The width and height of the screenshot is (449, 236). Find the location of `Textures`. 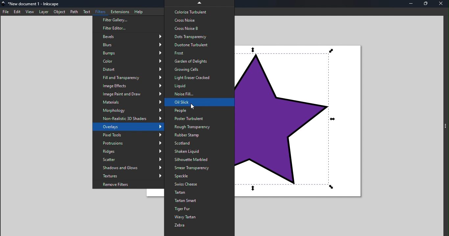

Textures is located at coordinates (128, 176).